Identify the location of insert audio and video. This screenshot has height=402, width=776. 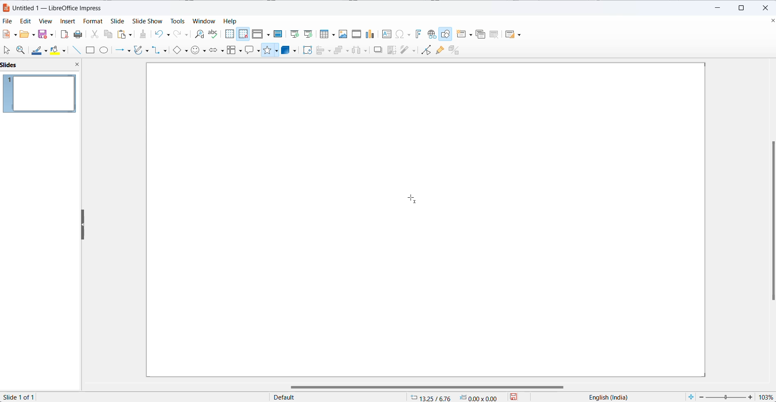
(356, 34).